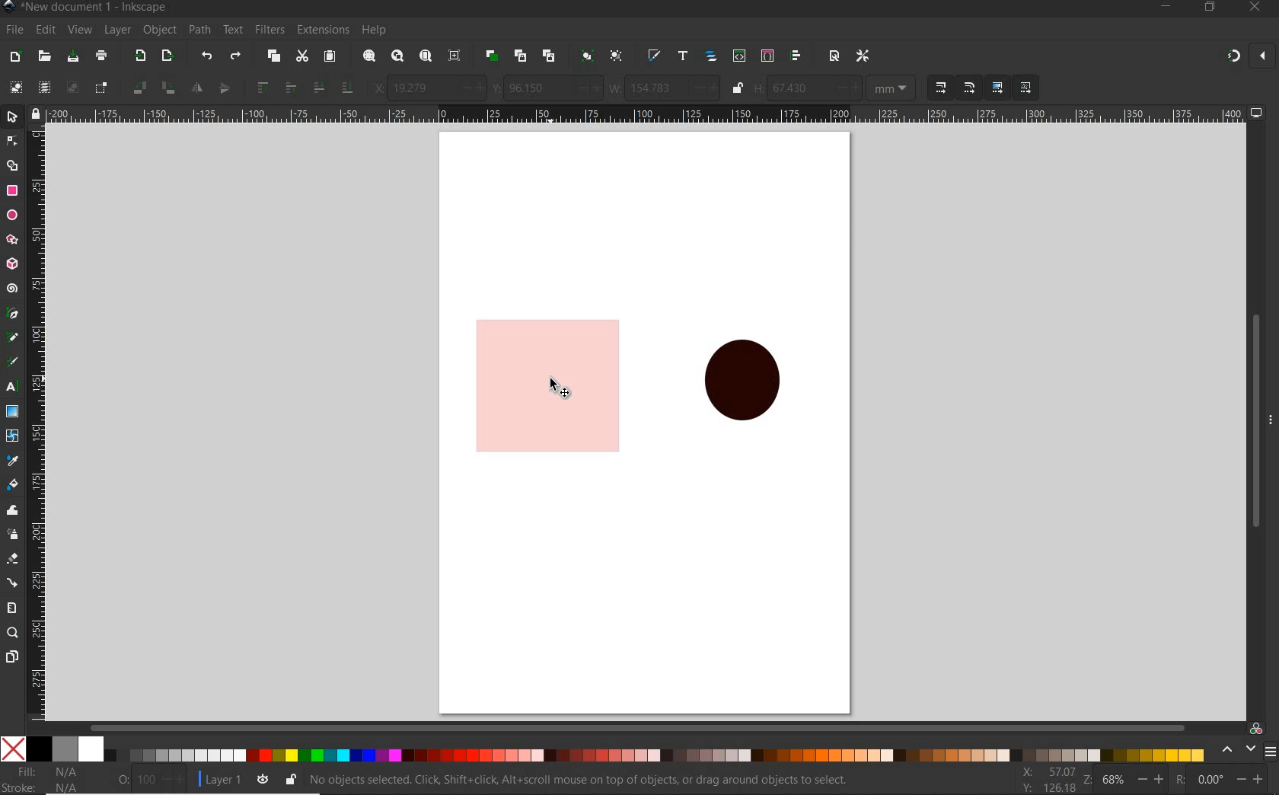  What do you see at coordinates (152, 87) in the screenshot?
I see `object flip 90 clockwise` at bounding box center [152, 87].